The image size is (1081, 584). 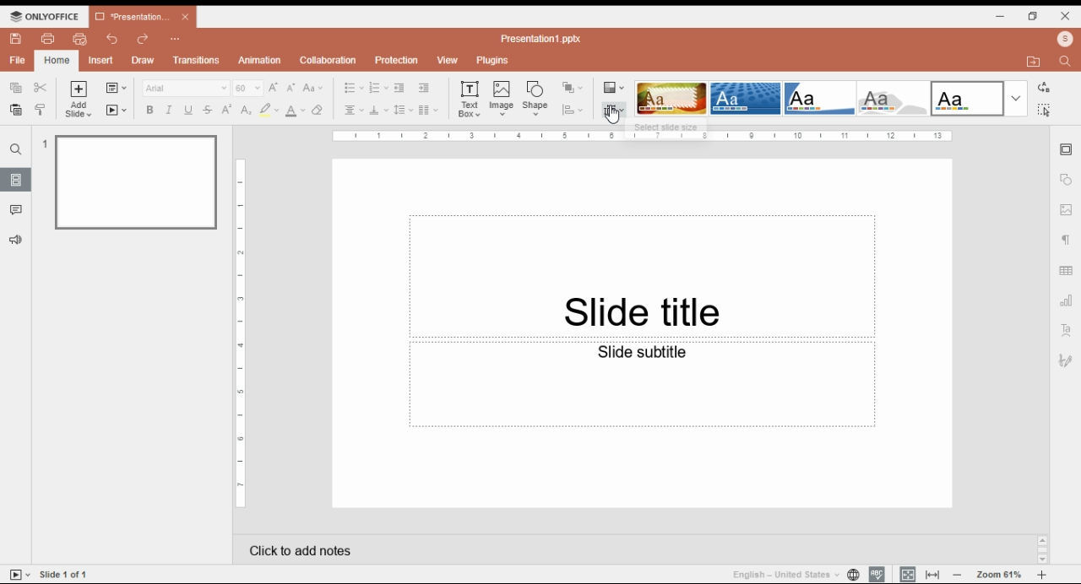 What do you see at coordinates (671, 98) in the screenshot?
I see `slide them option` at bounding box center [671, 98].